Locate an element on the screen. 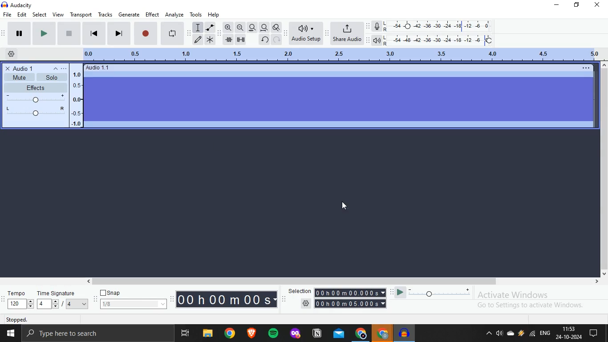 This screenshot has height=342, width=608. View is located at coordinates (58, 14).